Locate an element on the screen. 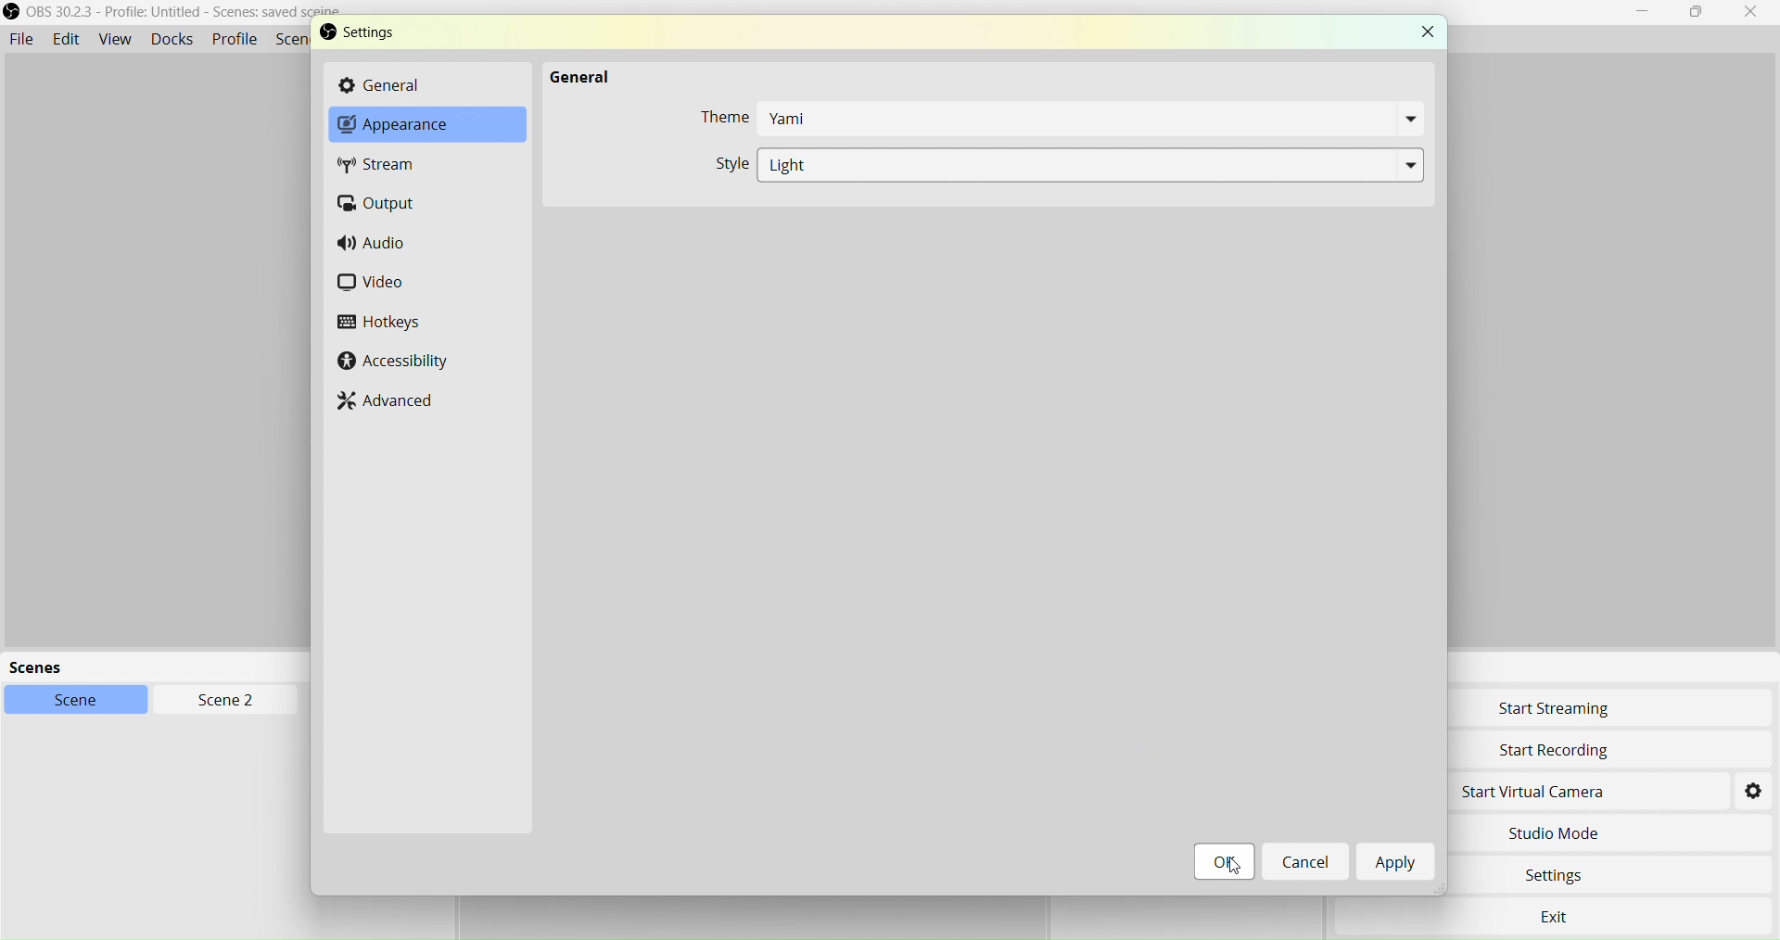  Video is located at coordinates (387, 285).